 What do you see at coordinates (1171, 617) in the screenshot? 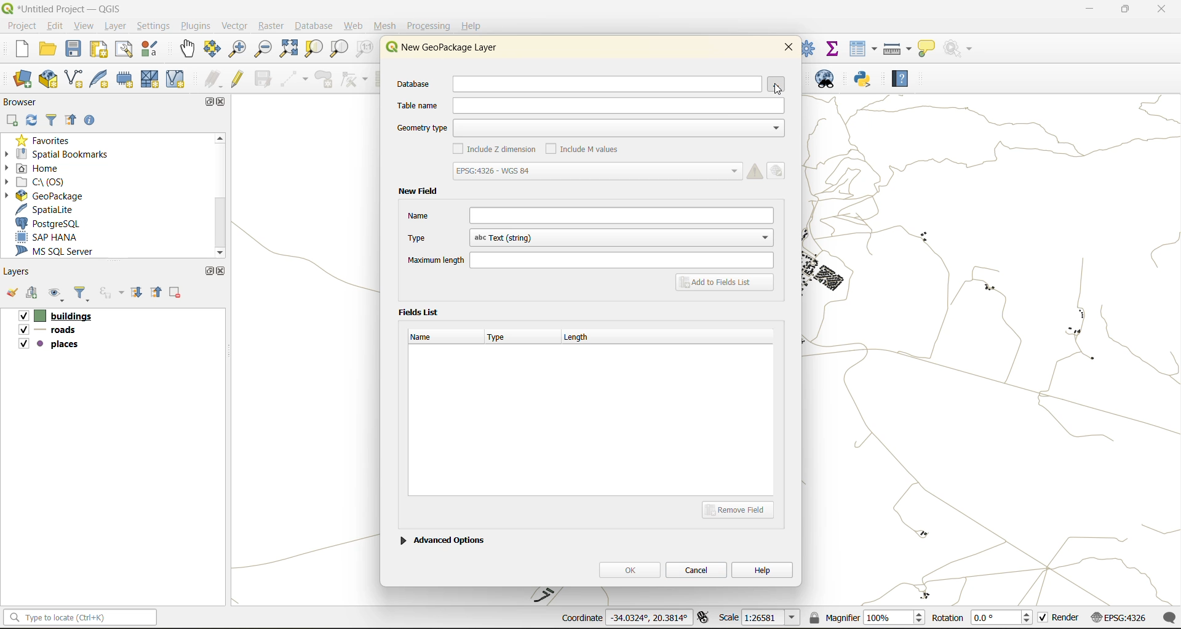
I see `log messages` at bounding box center [1171, 617].